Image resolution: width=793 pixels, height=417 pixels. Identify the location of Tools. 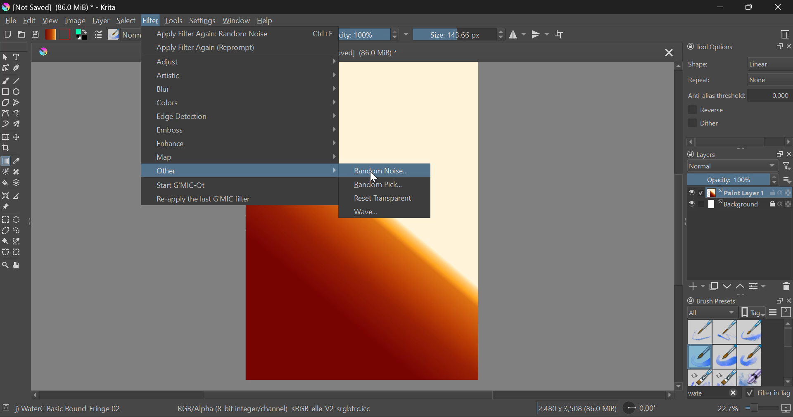
(176, 21).